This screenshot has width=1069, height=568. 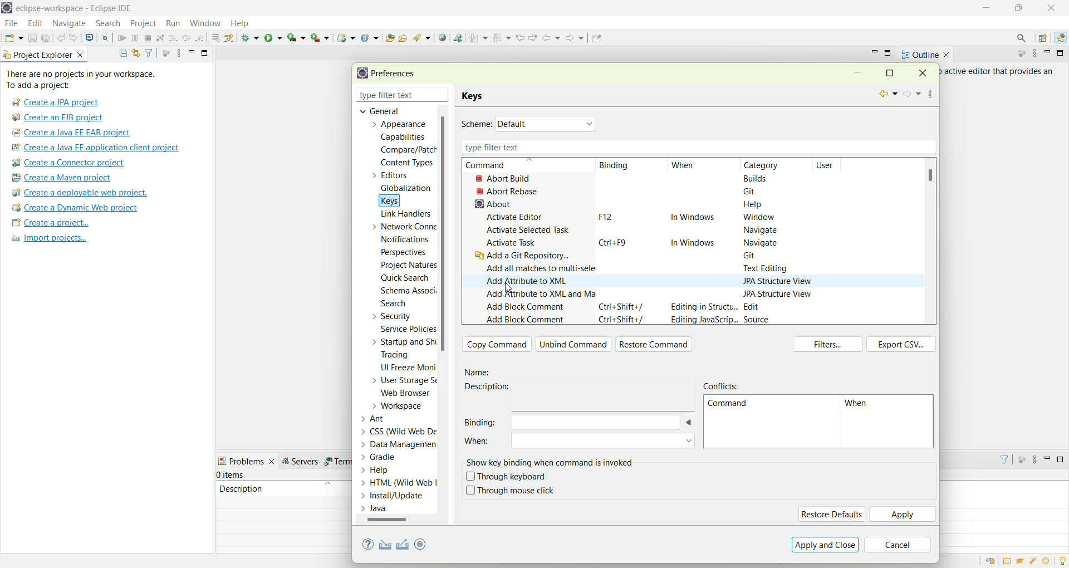 I want to click on scheme, so click(x=477, y=125).